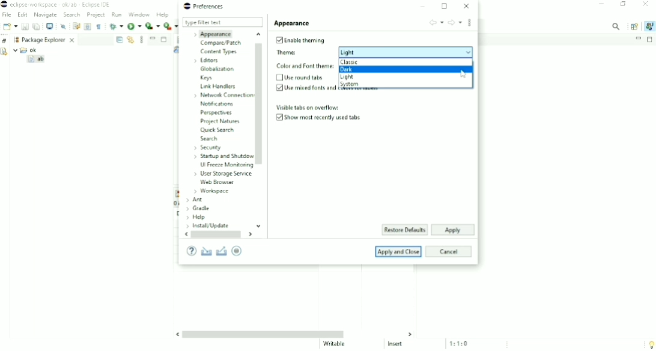 Image resolution: width=656 pixels, height=351 pixels. What do you see at coordinates (206, 251) in the screenshot?
I see `Import` at bounding box center [206, 251].